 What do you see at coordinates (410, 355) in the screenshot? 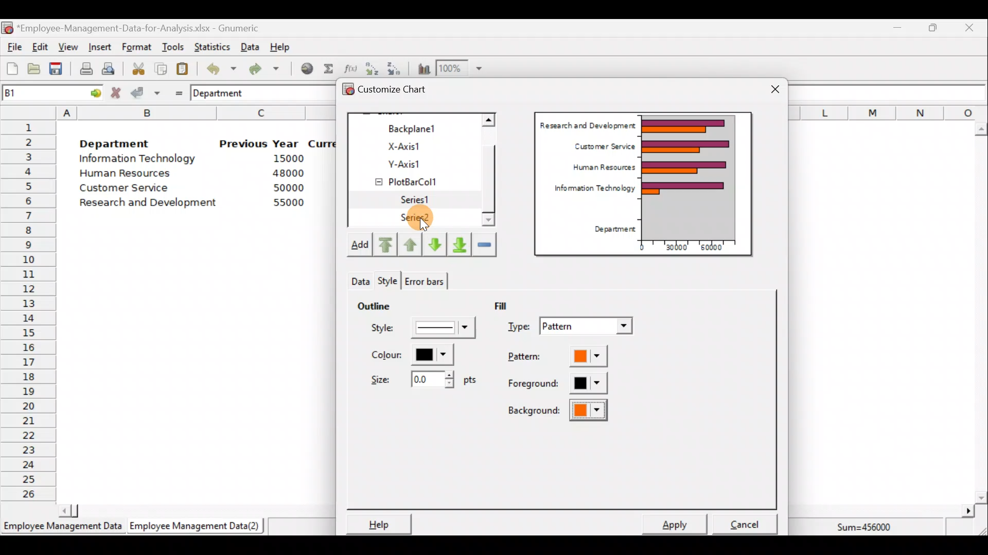
I see `Color` at bounding box center [410, 355].